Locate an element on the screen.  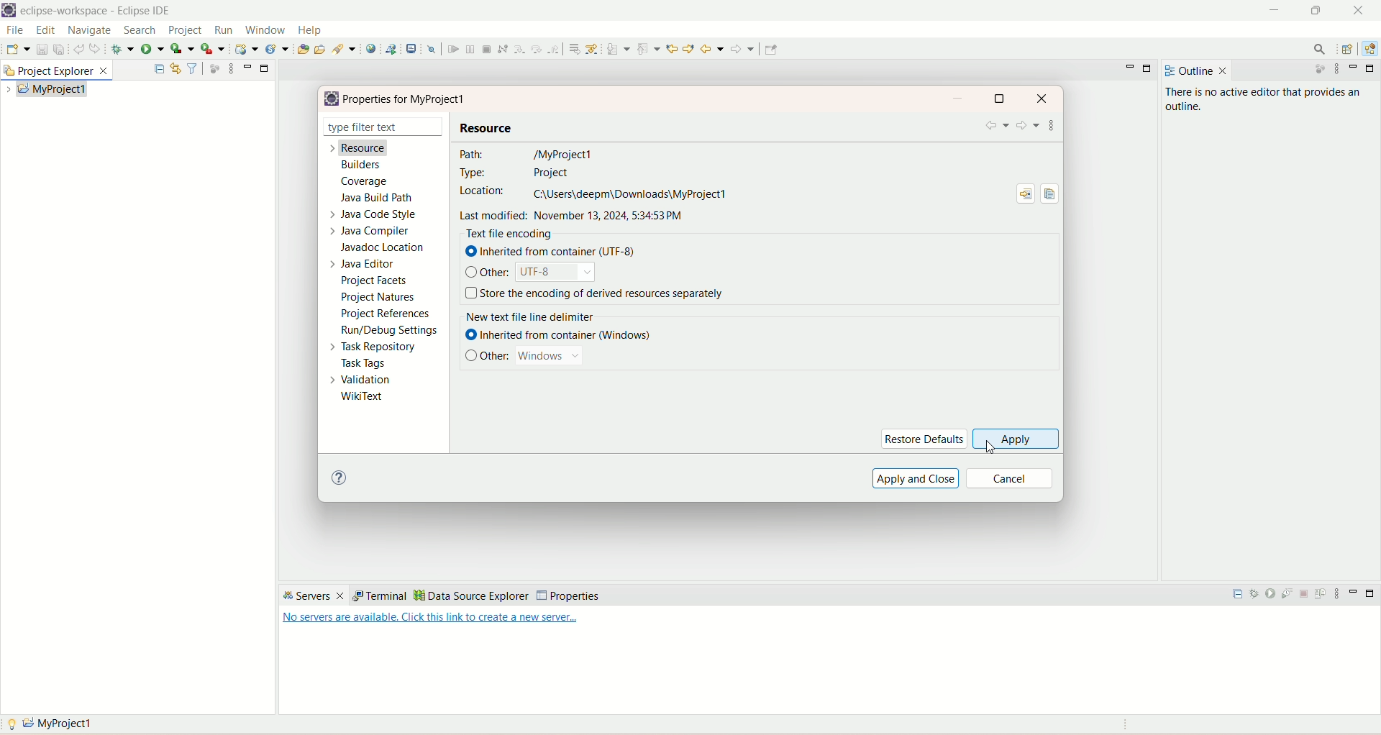
servers is located at coordinates (313, 596).